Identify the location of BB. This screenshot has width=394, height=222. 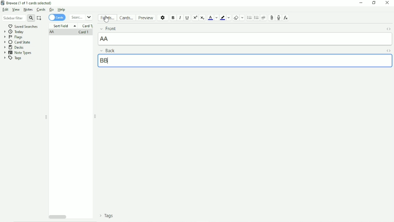
(104, 60).